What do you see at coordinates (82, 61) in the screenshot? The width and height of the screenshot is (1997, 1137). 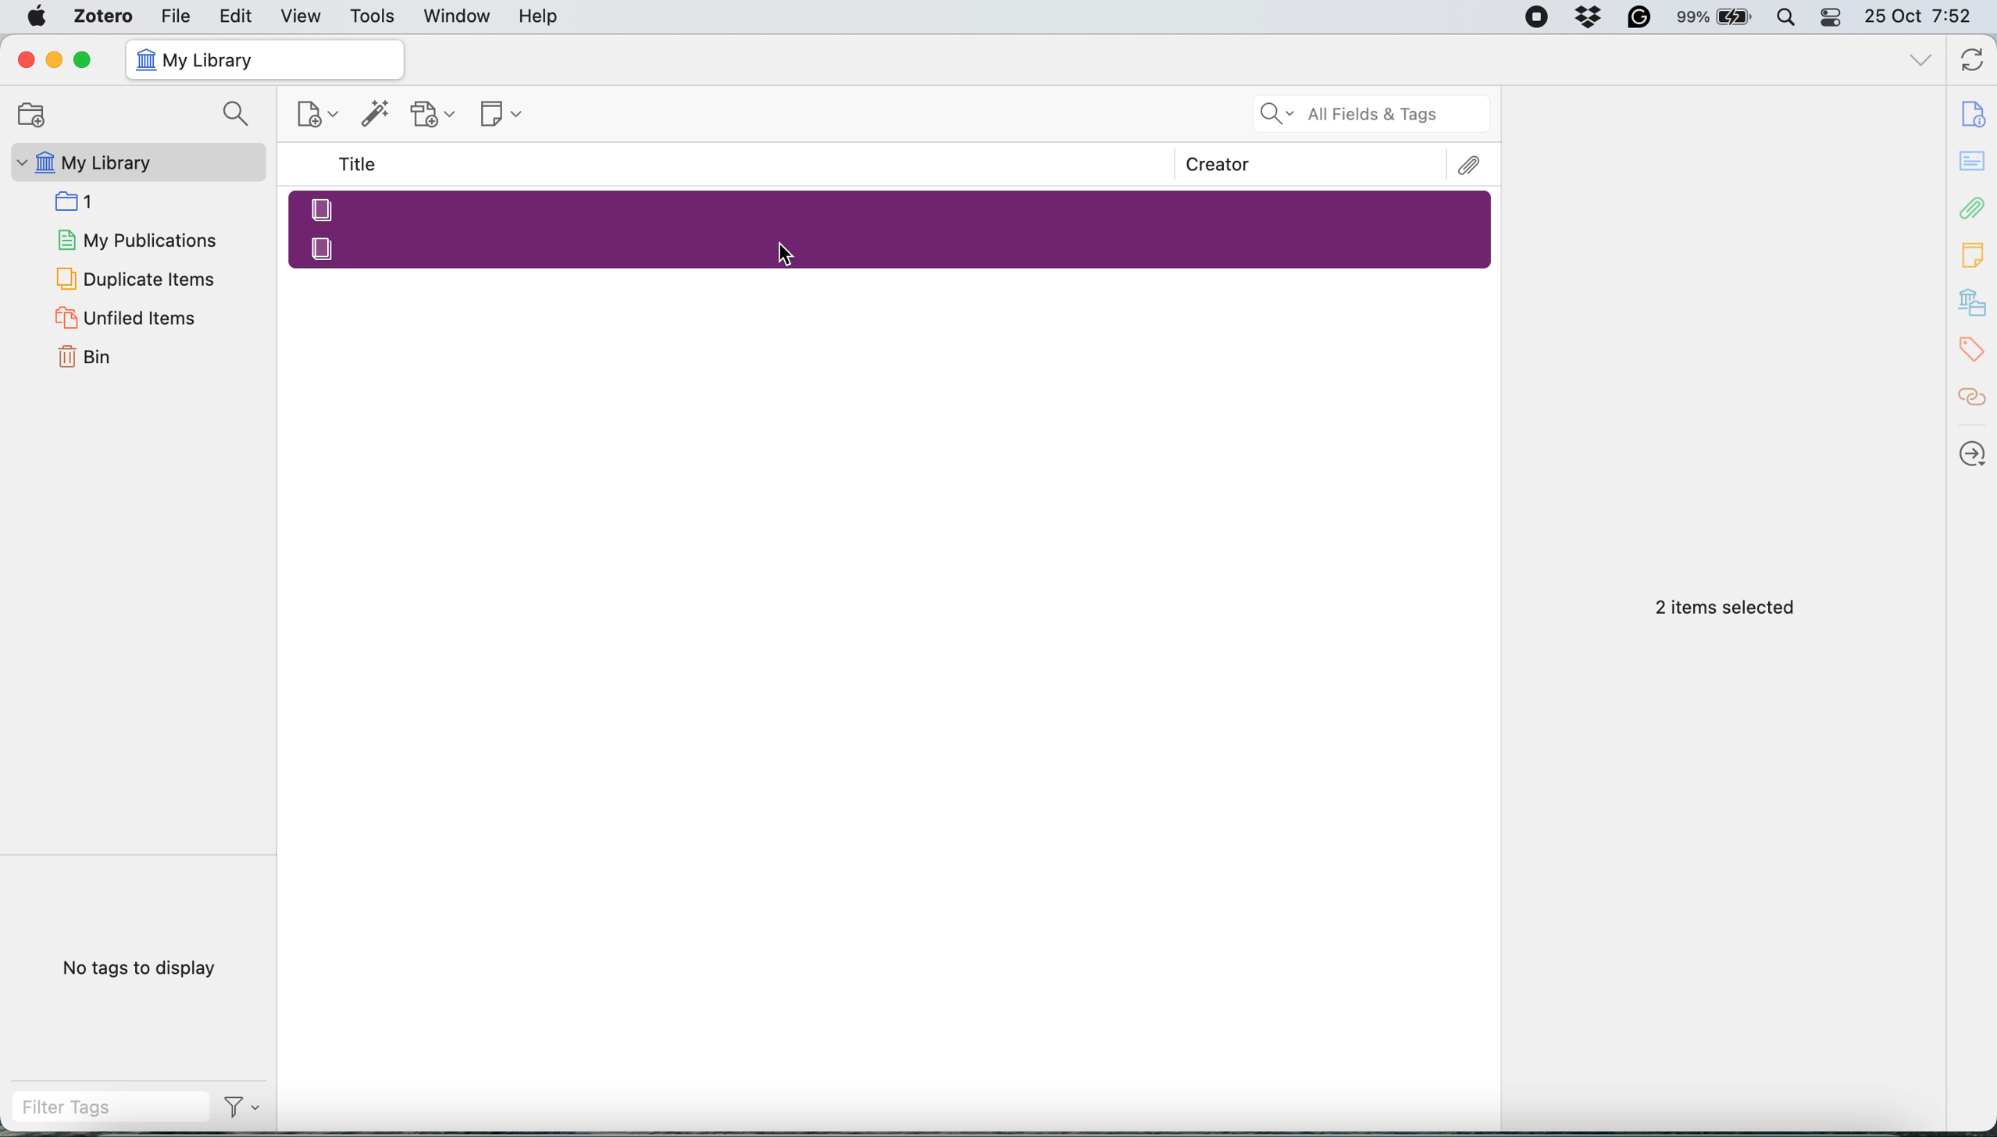 I see `Maximize` at bounding box center [82, 61].